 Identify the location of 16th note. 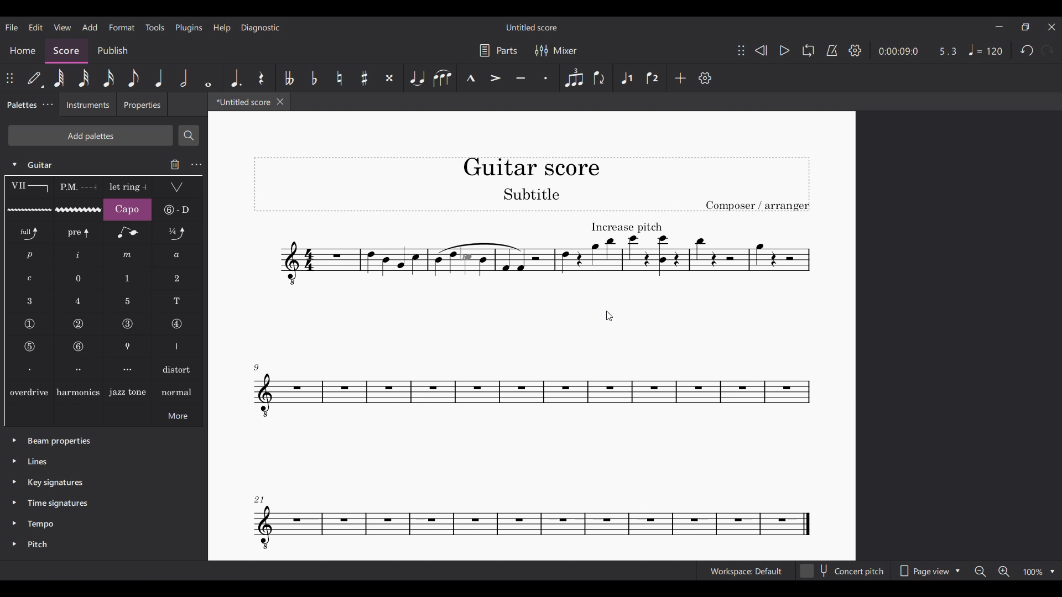
(108, 78).